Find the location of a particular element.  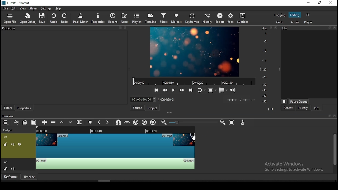

copy is located at coordinates (25, 123).